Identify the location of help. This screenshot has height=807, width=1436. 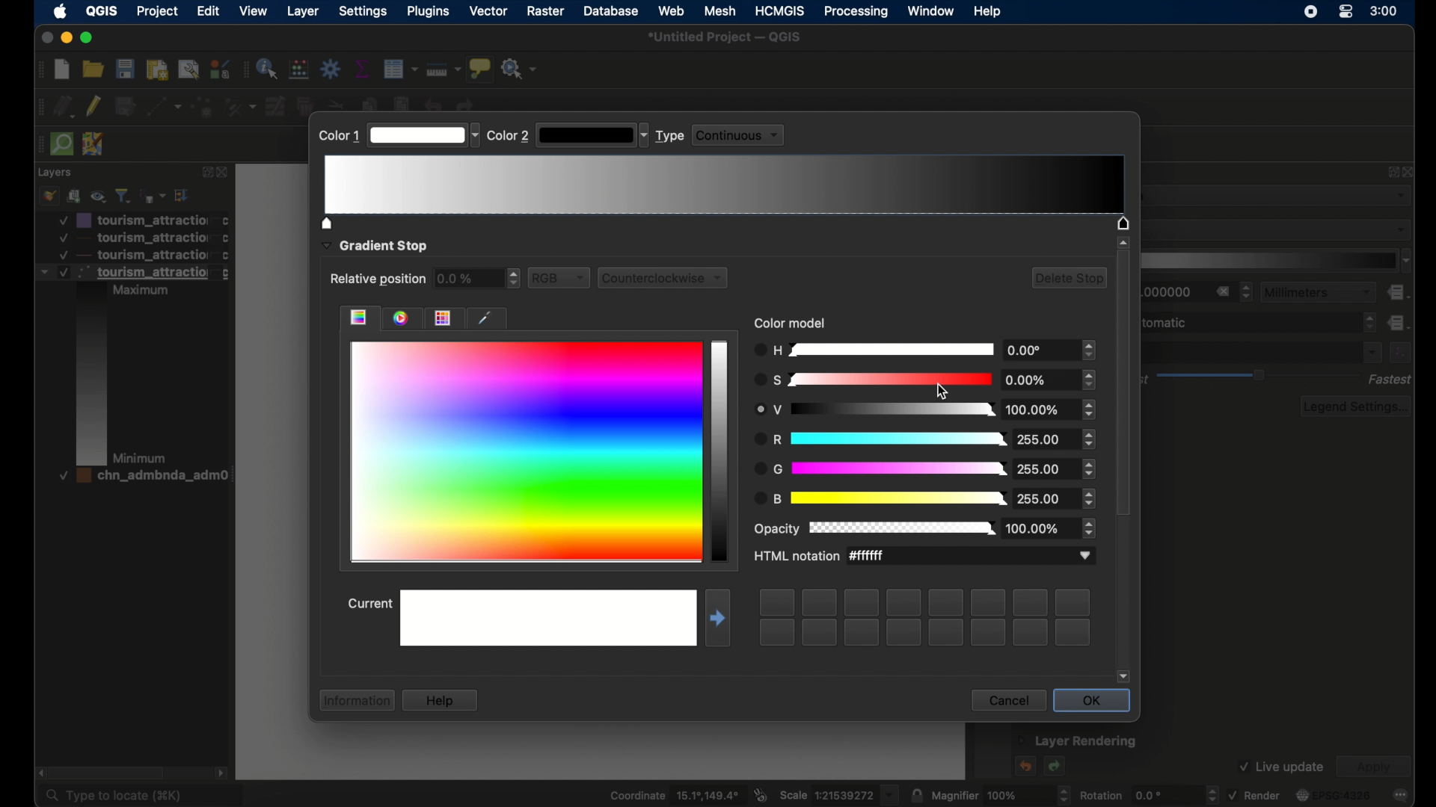
(441, 699).